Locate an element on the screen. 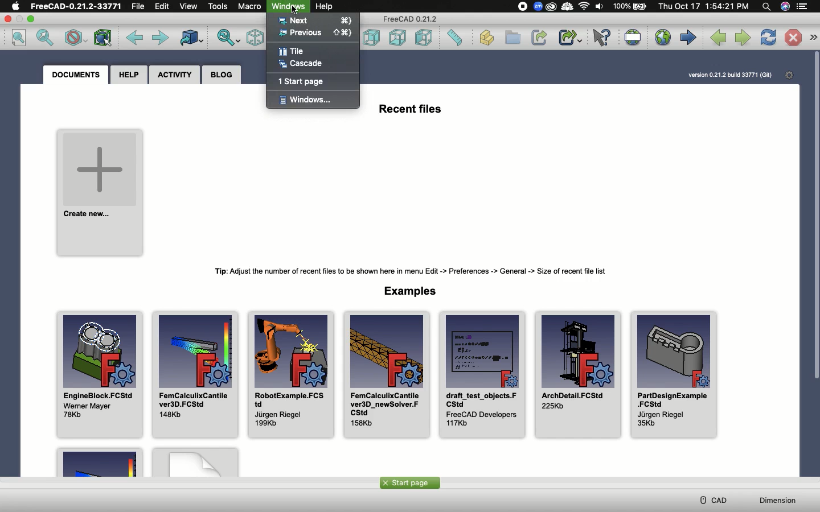 Image resolution: width=820 pixels, height=512 pixels. Bounding box is located at coordinates (102, 39).